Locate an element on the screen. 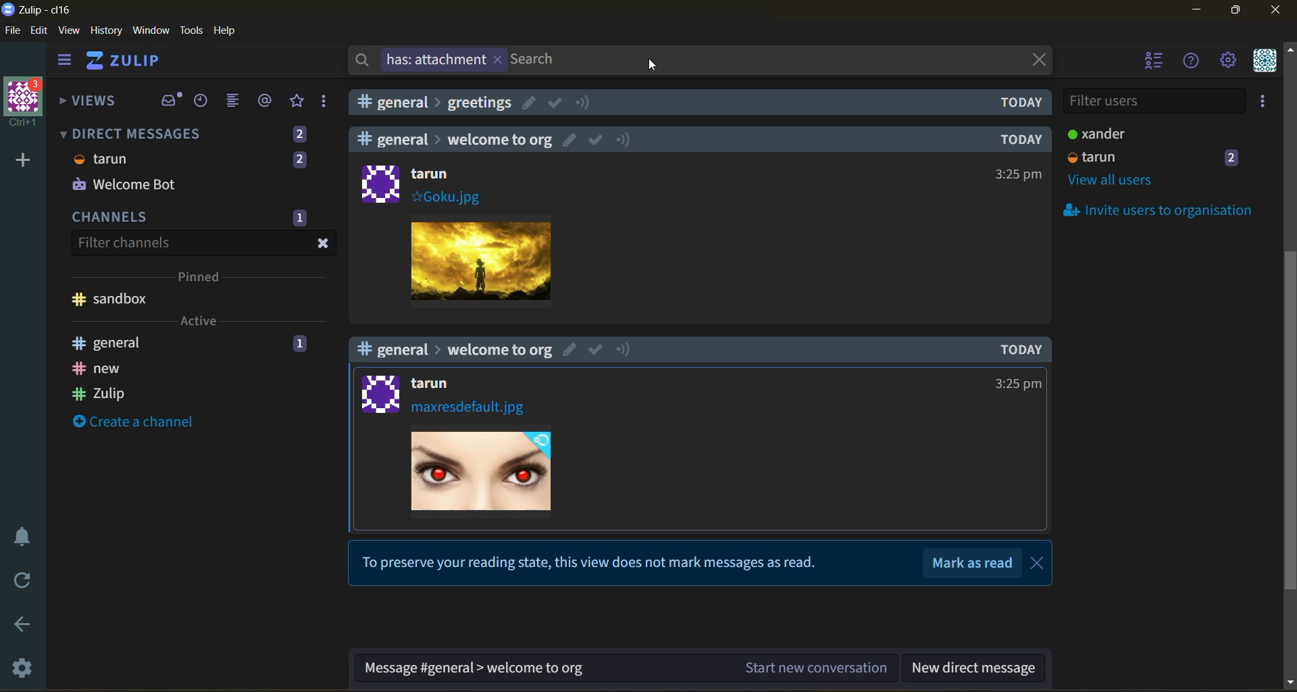 The height and width of the screenshot is (692, 1297). hide users list is located at coordinates (1151, 60).